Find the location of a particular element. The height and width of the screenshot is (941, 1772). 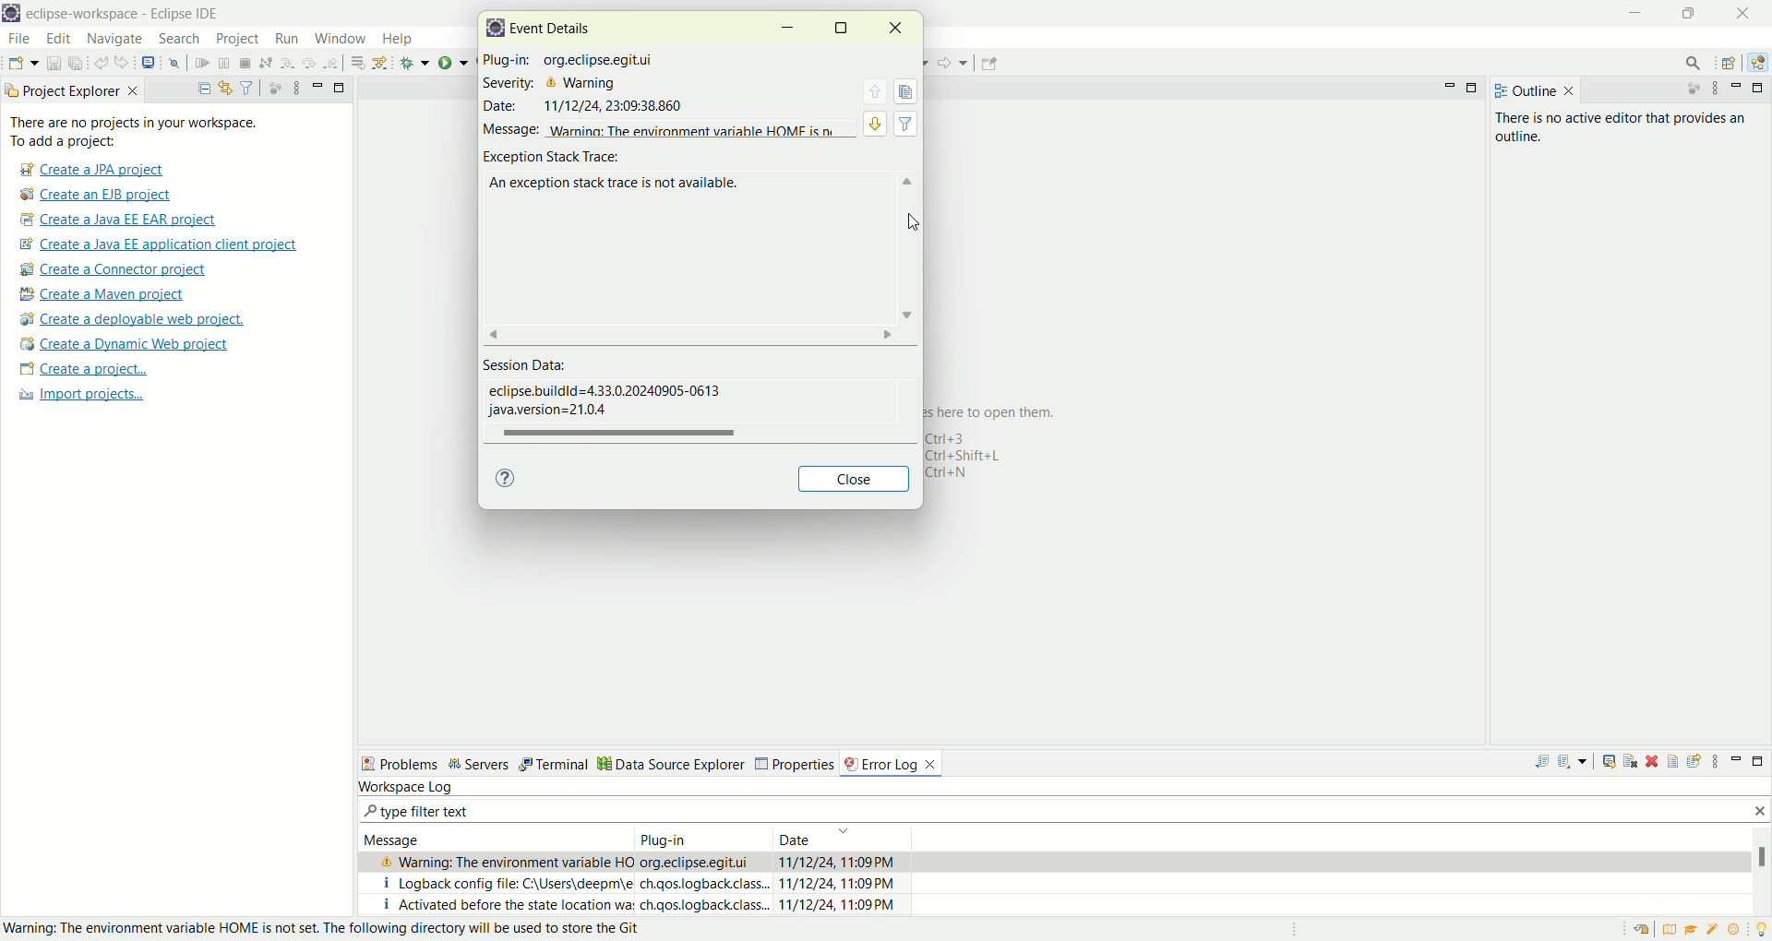

pin editor is located at coordinates (991, 65).